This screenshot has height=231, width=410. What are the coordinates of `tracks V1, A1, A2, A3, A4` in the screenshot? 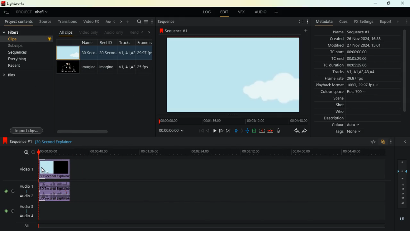 It's located at (357, 72).